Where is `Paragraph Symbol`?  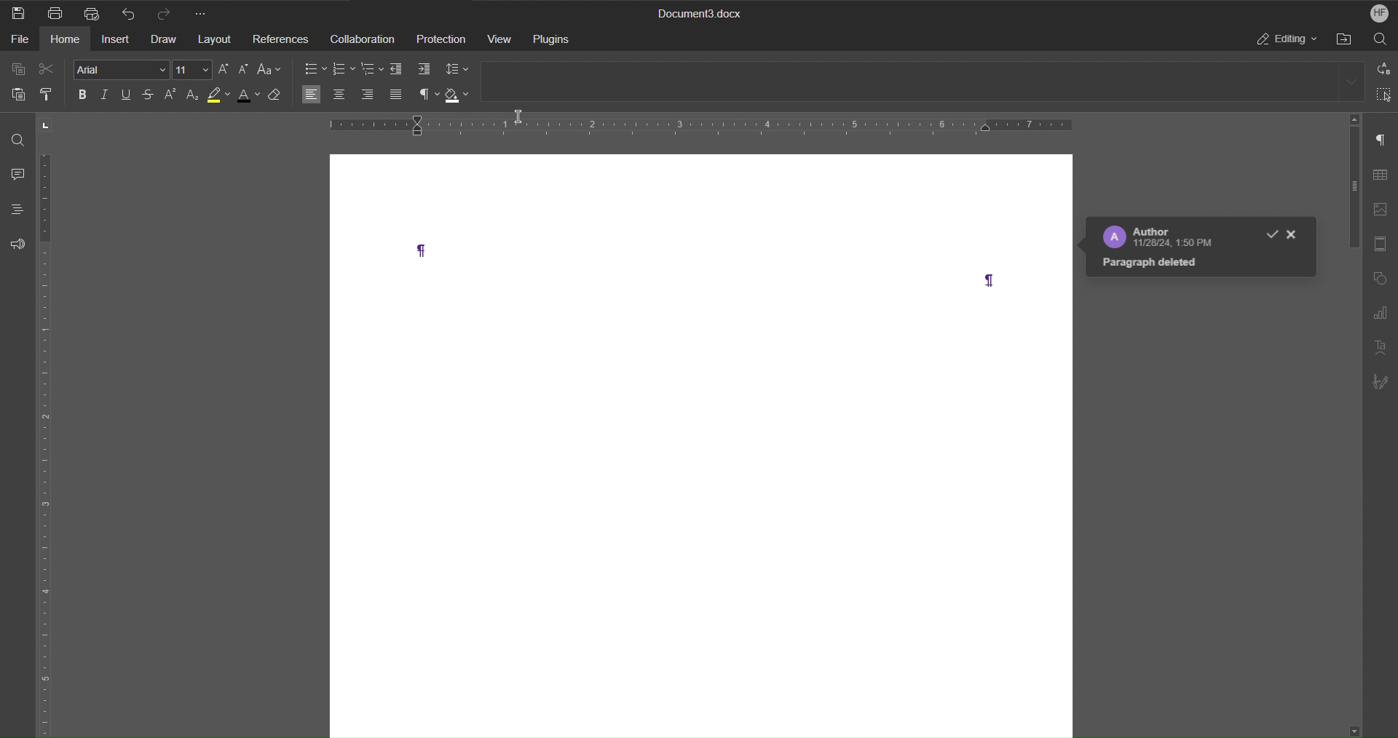 Paragraph Symbol is located at coordinates (982, 277).